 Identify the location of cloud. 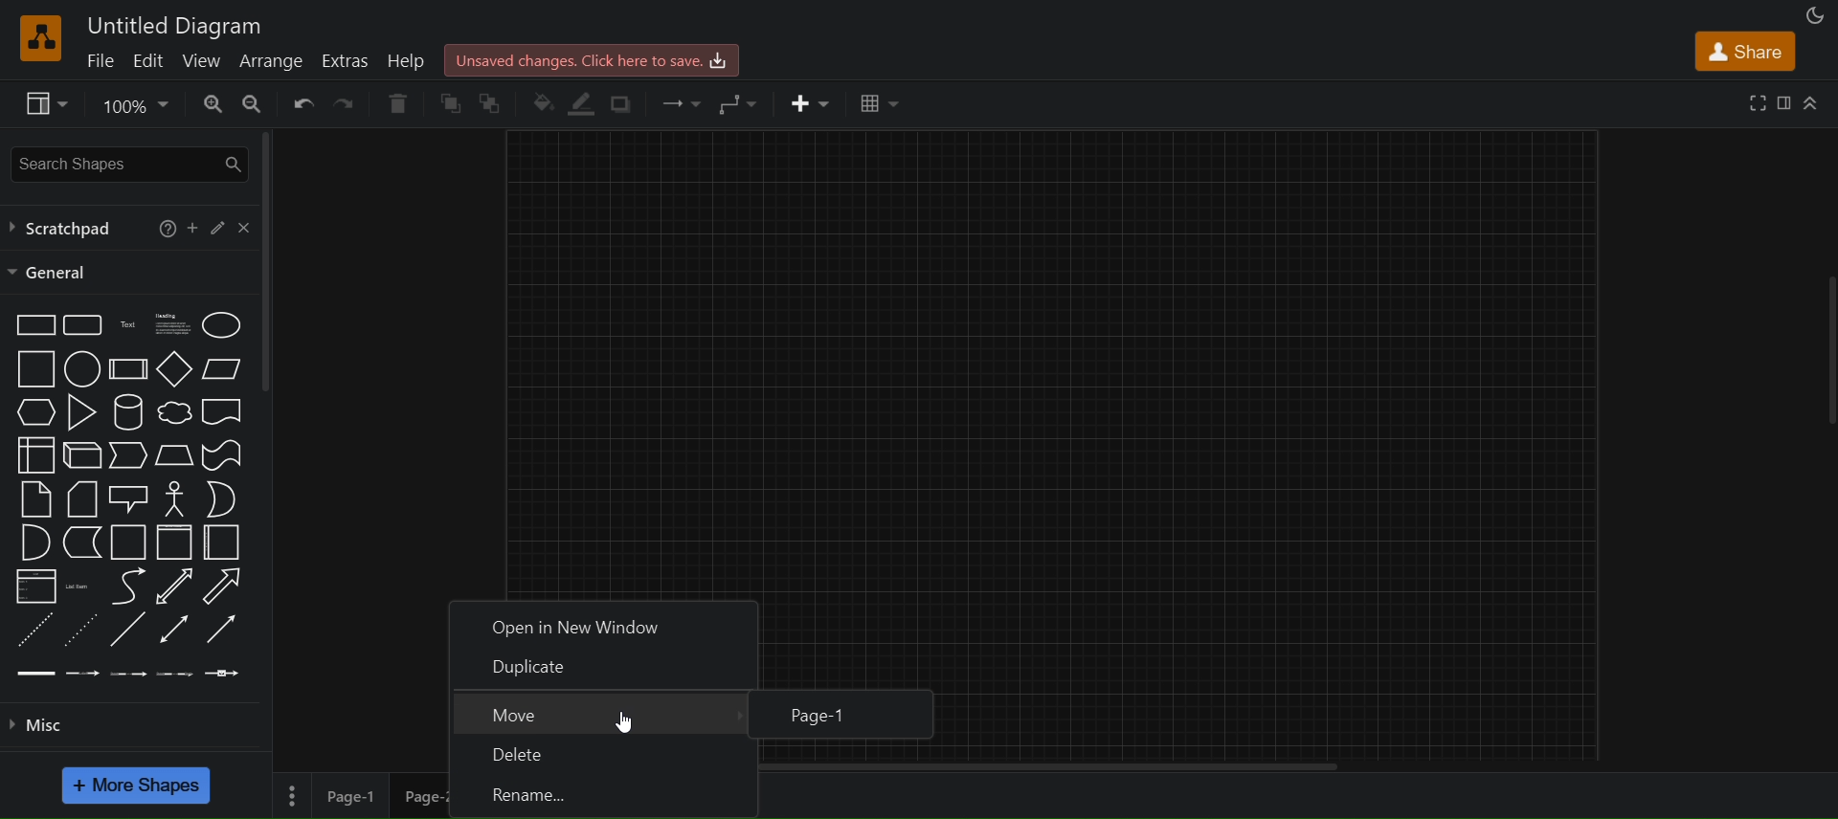
(172, 413).